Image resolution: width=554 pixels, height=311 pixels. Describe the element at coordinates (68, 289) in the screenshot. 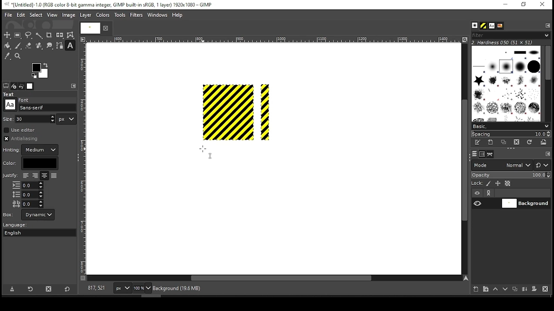

I see `reset to defaults` at that location.